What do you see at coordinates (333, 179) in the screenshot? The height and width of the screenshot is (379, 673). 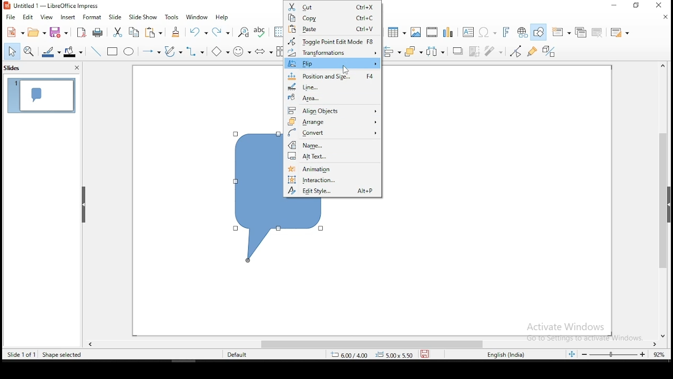 I see `interaction` at bounding box center [333, 179].